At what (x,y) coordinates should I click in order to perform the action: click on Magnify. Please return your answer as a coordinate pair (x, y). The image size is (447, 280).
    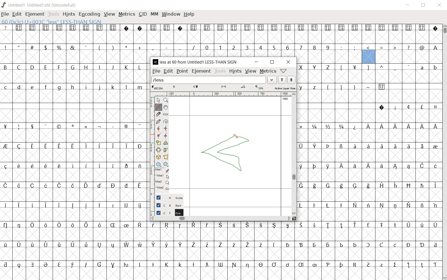
    Looking at the image, I should click on (166, 100).